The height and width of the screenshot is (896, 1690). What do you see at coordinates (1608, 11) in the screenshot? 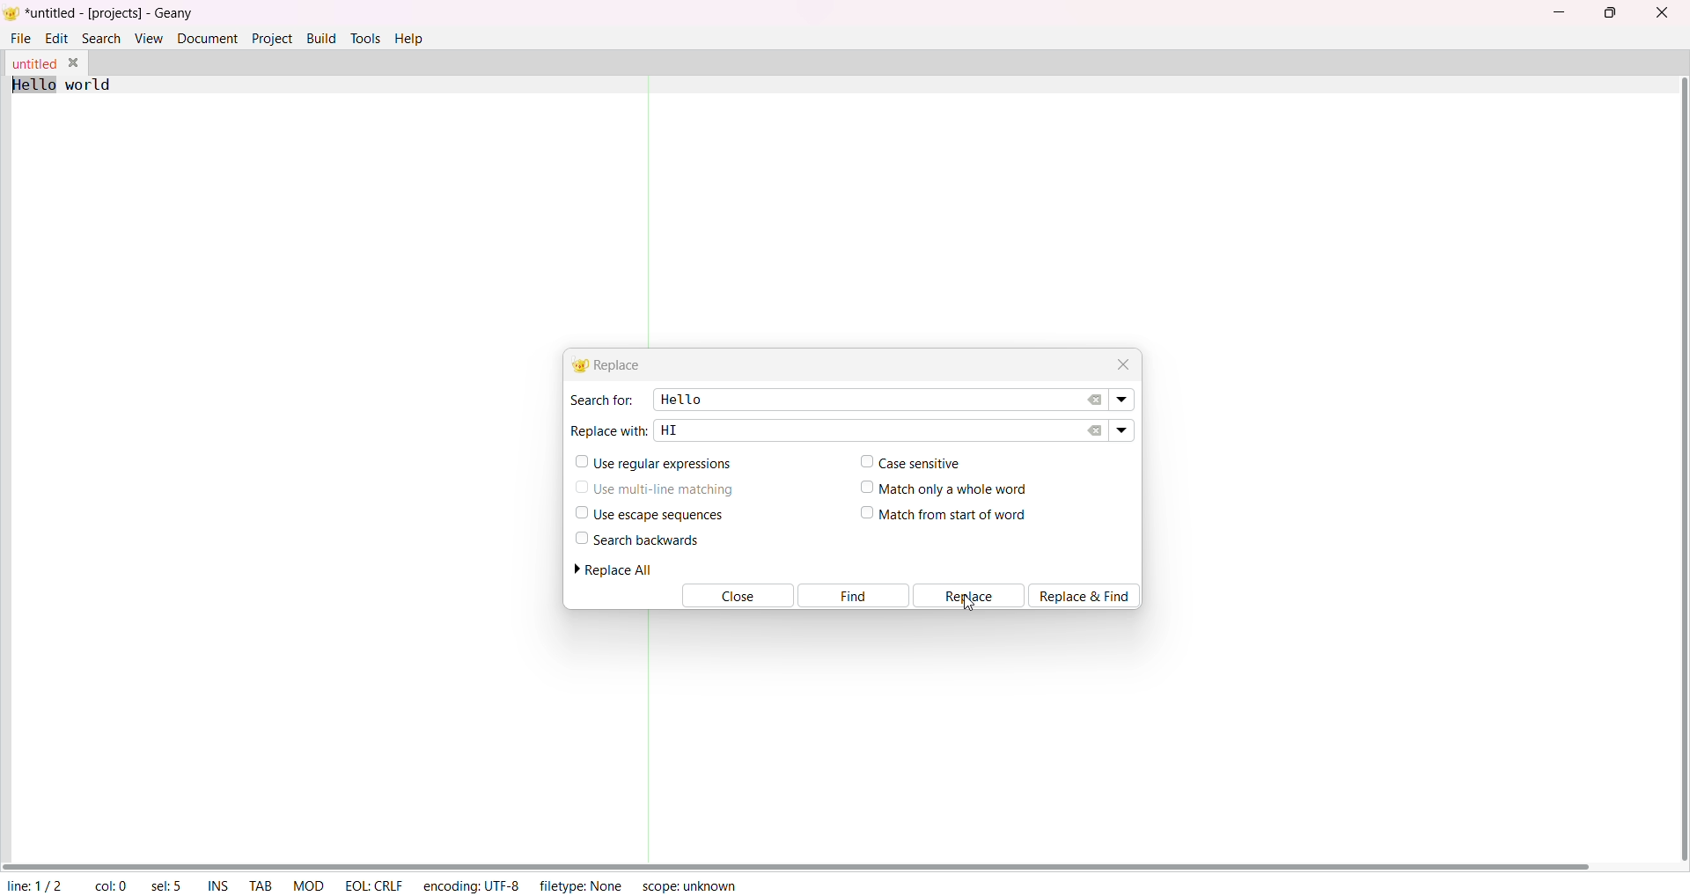
I see `maximize` at bounding box center [1608, 11].